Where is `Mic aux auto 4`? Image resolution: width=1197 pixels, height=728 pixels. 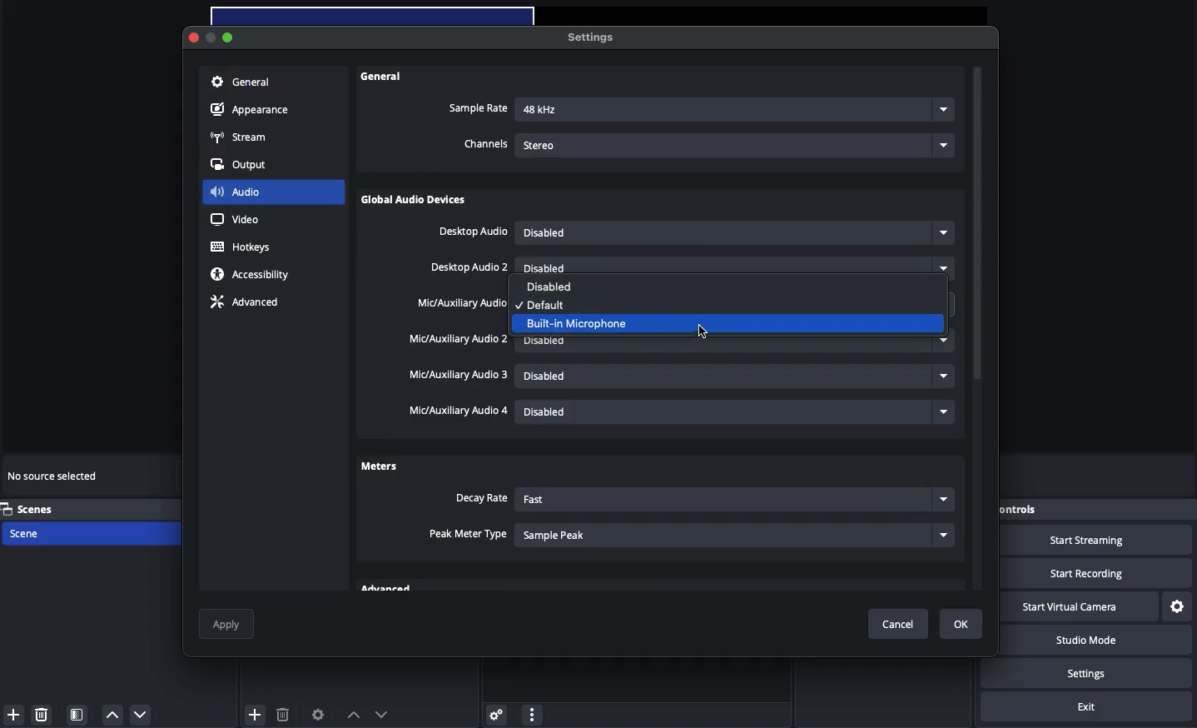 Mic aux auto 4 is located at coordinates (456, 411).